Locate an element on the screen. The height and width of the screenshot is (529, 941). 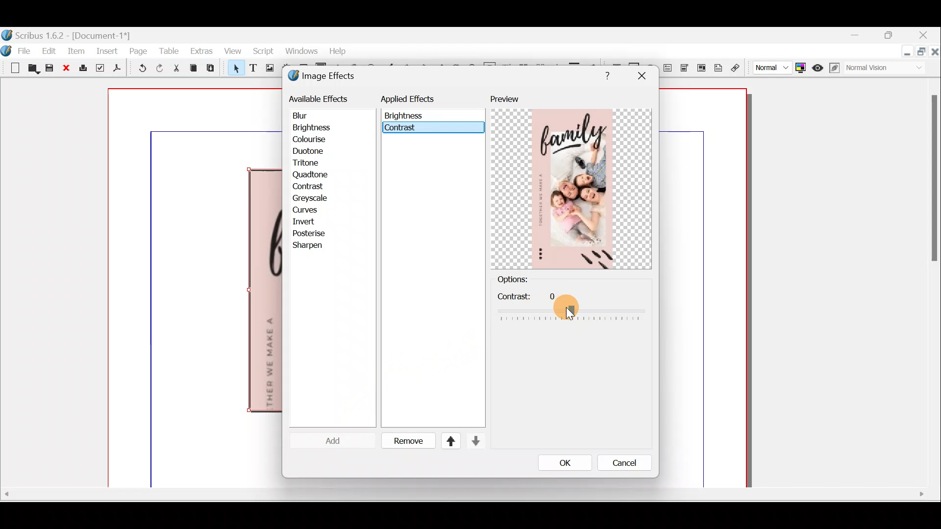
 is located at coordinates (565, 308).